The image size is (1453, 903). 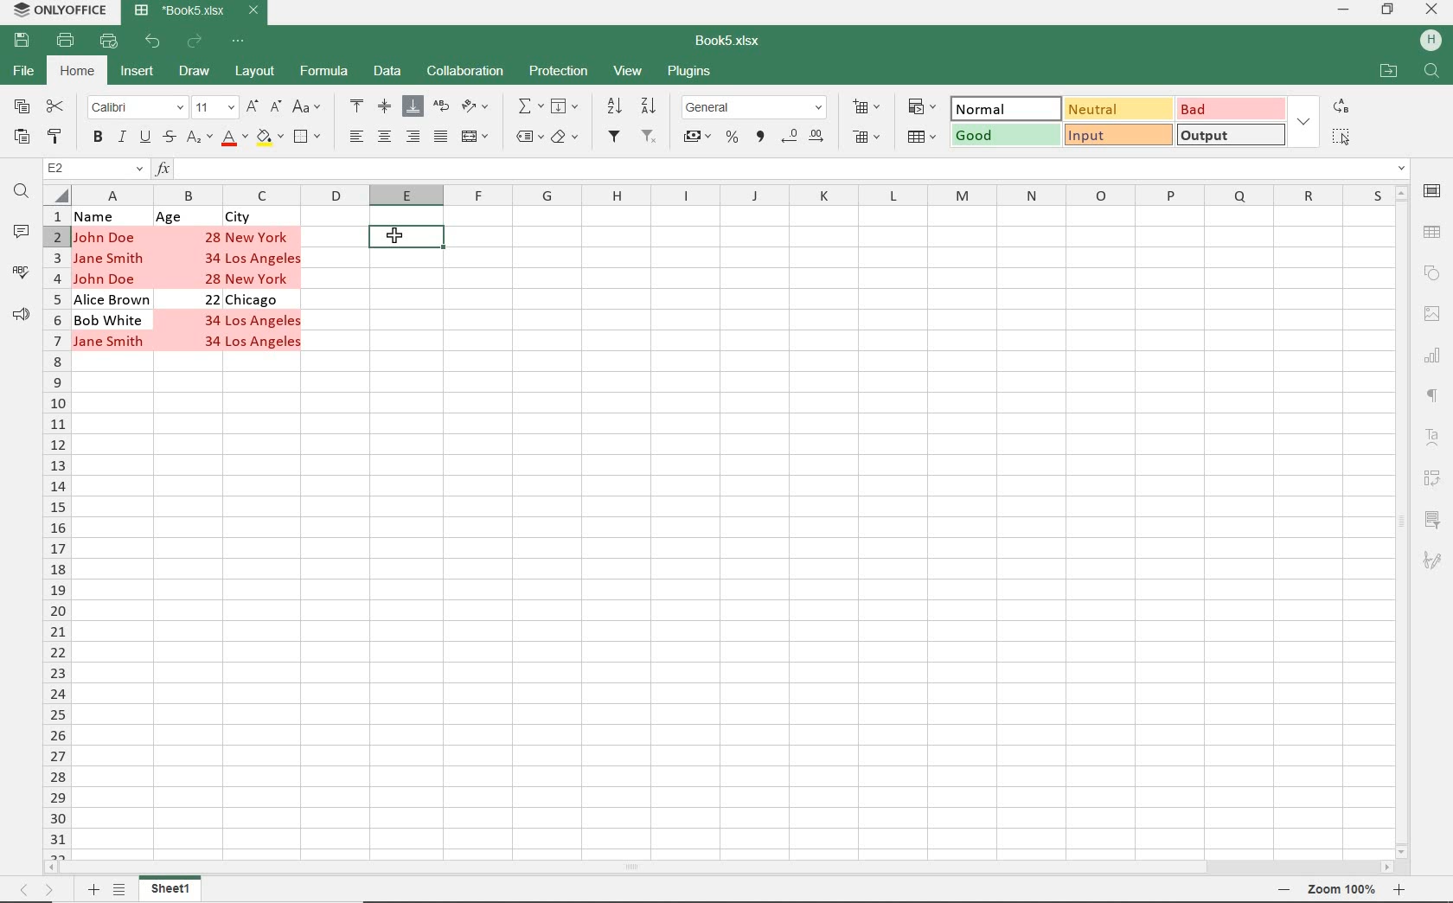 I want to click on WRAP TEXT, so click(x=442, y=110).